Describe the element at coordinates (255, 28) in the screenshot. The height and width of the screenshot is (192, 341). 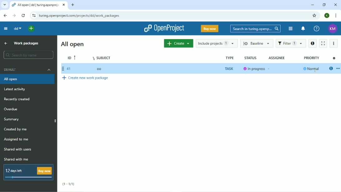
I see `Search` at that location.